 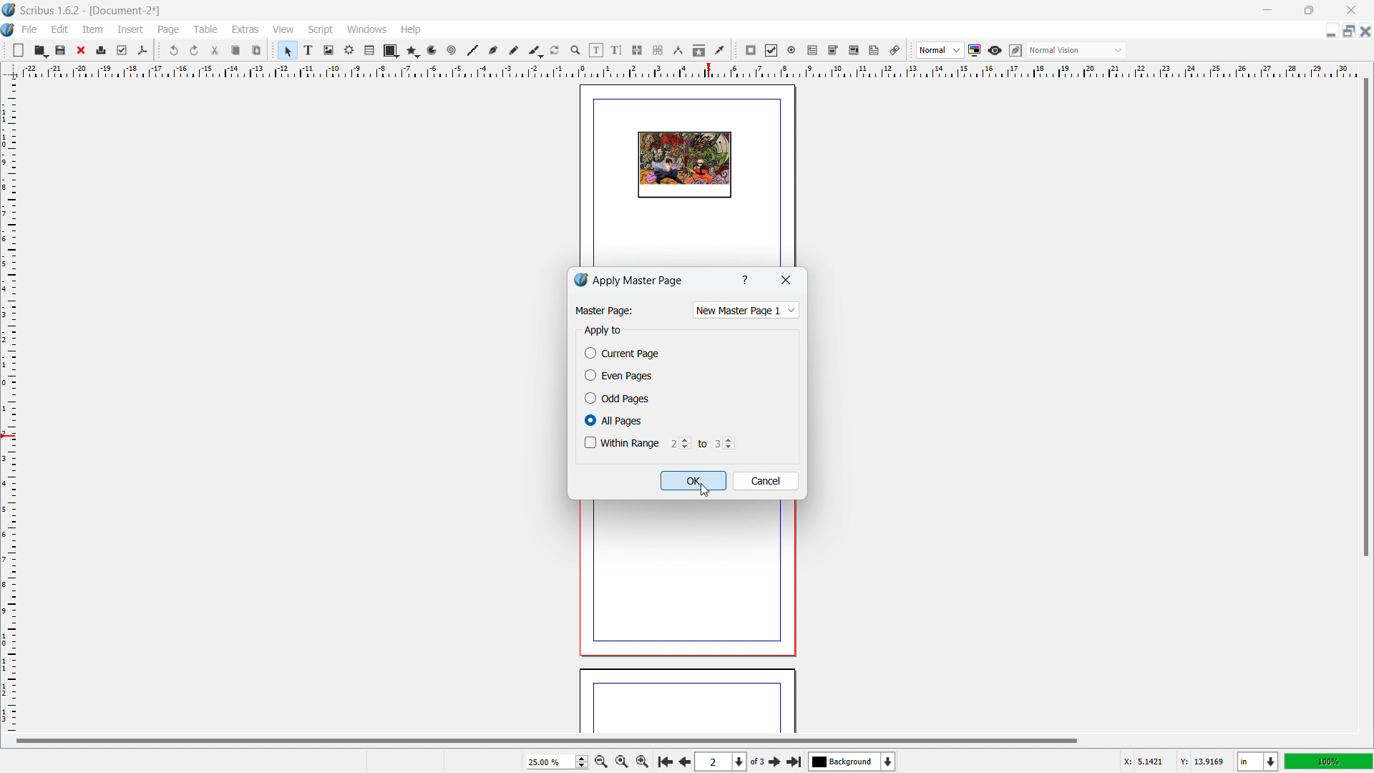 What do you see at coordinates (620, 442) in the screenshot?
I see `within range checkbox` at bounding box center [620, 442].